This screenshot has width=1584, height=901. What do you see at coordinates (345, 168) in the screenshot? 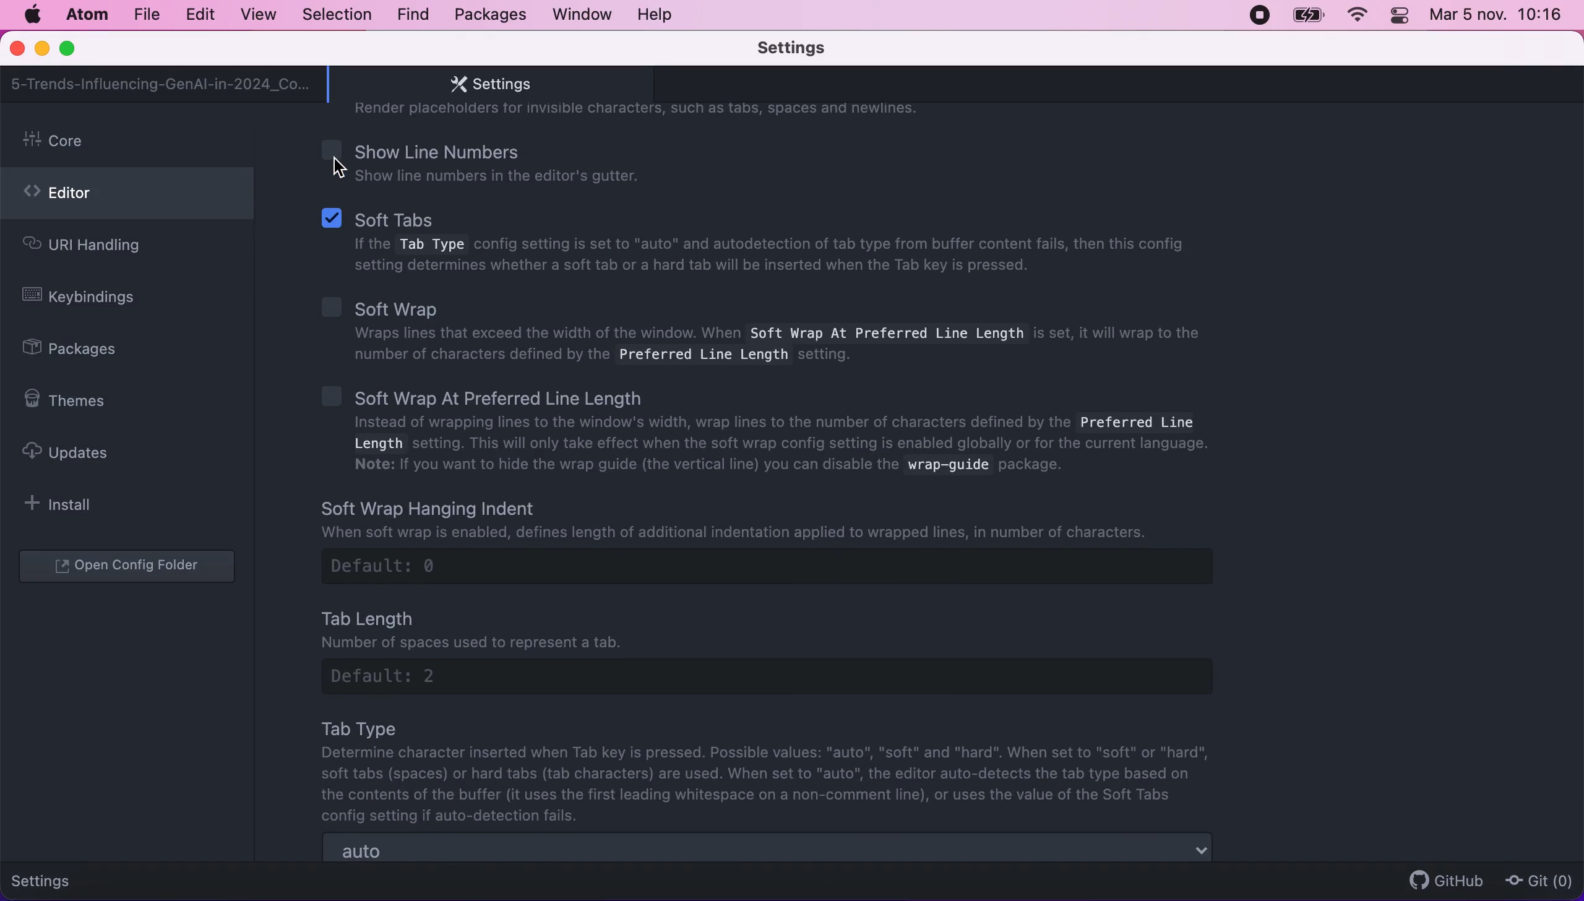
I see `cursor` at bounding box center [345, 168].